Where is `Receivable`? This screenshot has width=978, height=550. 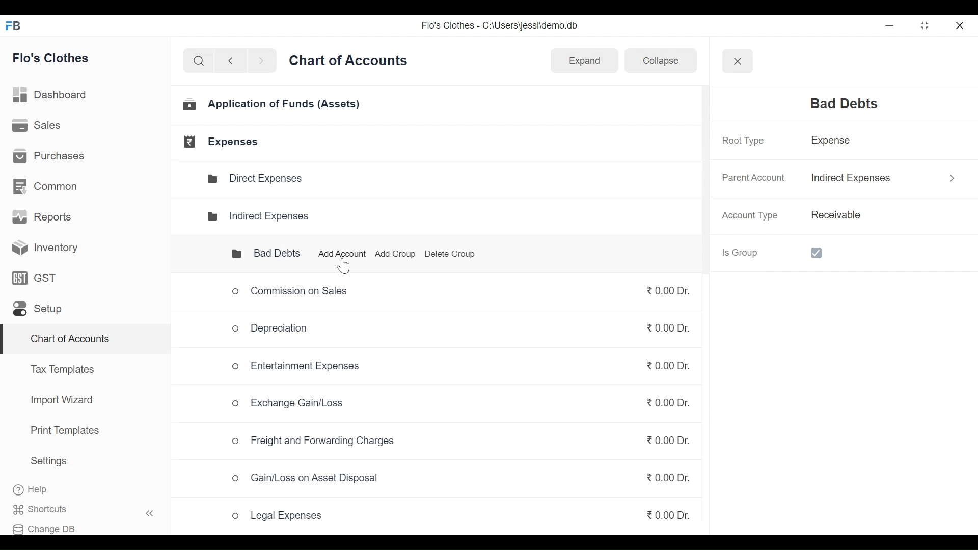
Receivable is located at coordinates (834, 215).